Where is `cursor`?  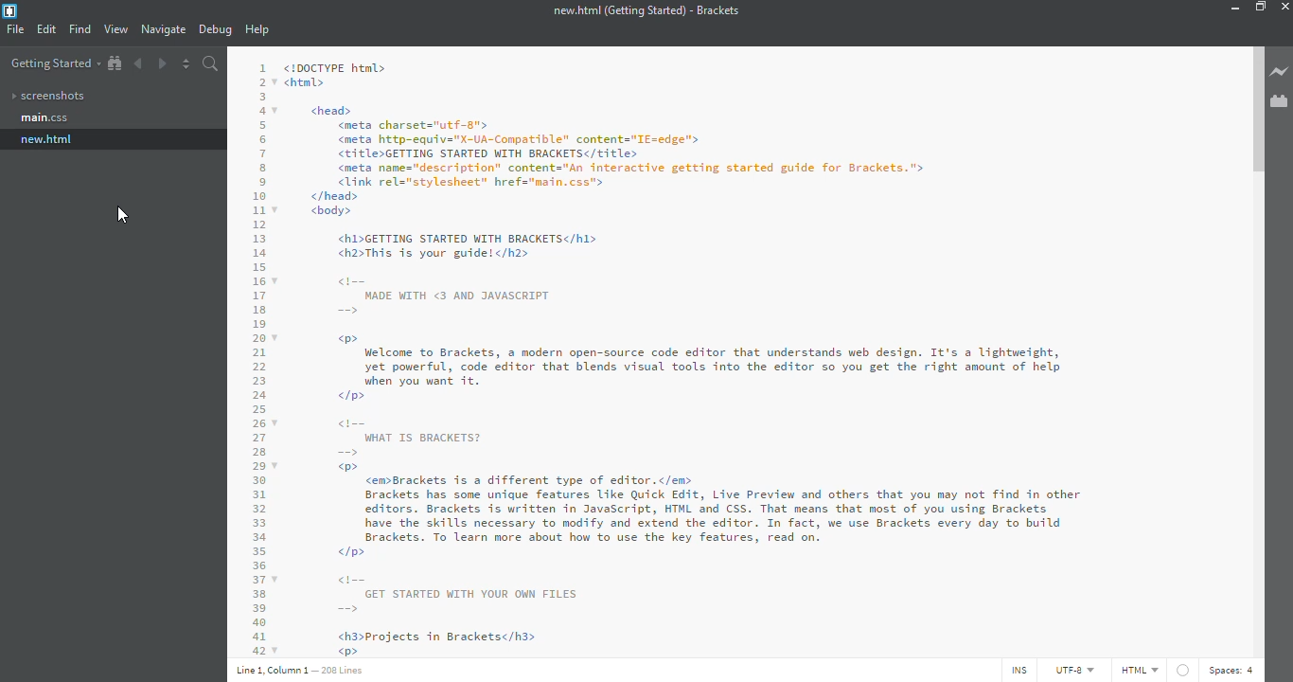 cursor is located at coordinates (130, 215).